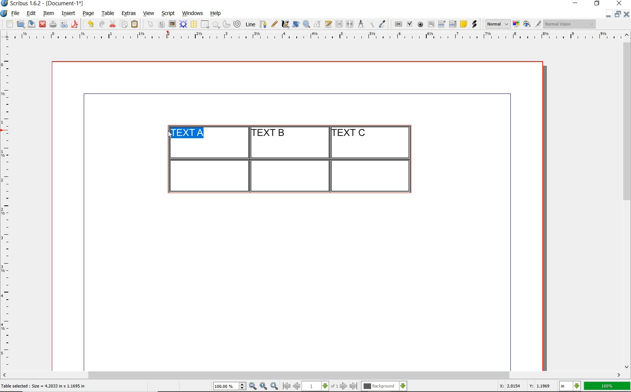  Describe the element at coordinates (20, 24) in the screenshot. I see `open` at that location.